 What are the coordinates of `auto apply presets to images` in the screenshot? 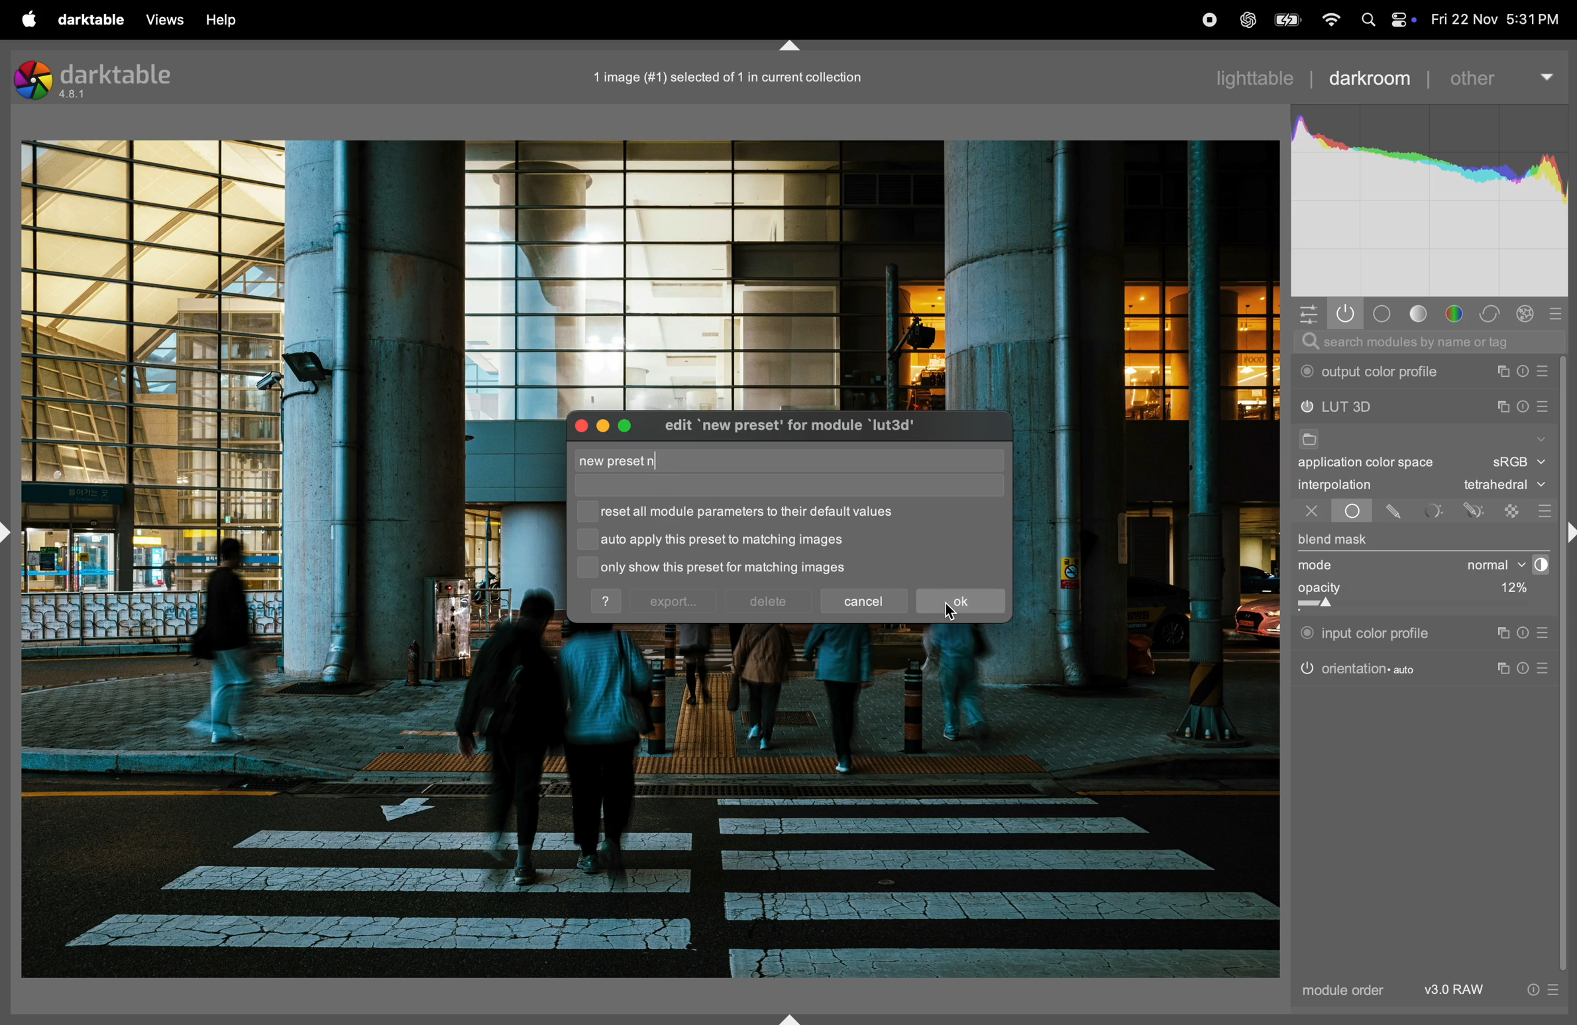 It's located at (723, 540).